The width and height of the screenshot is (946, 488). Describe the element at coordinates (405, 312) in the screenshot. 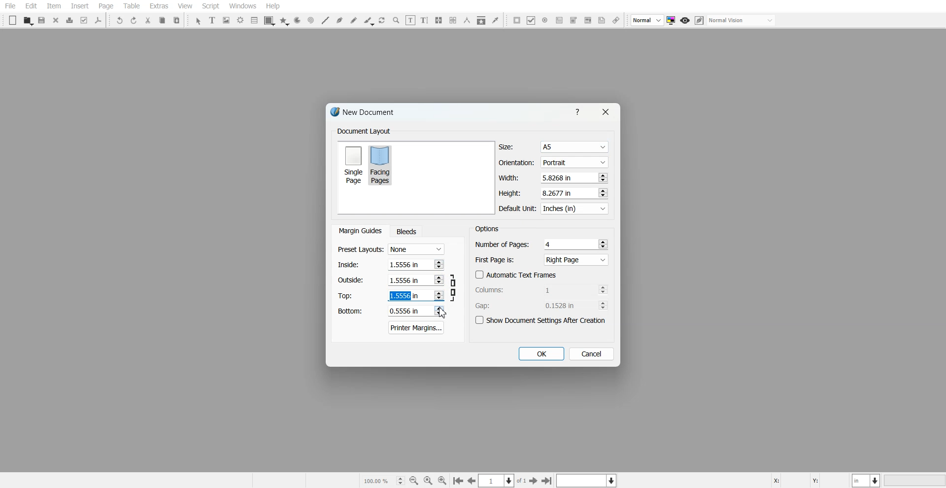

I see `0.5556 in` at that location.